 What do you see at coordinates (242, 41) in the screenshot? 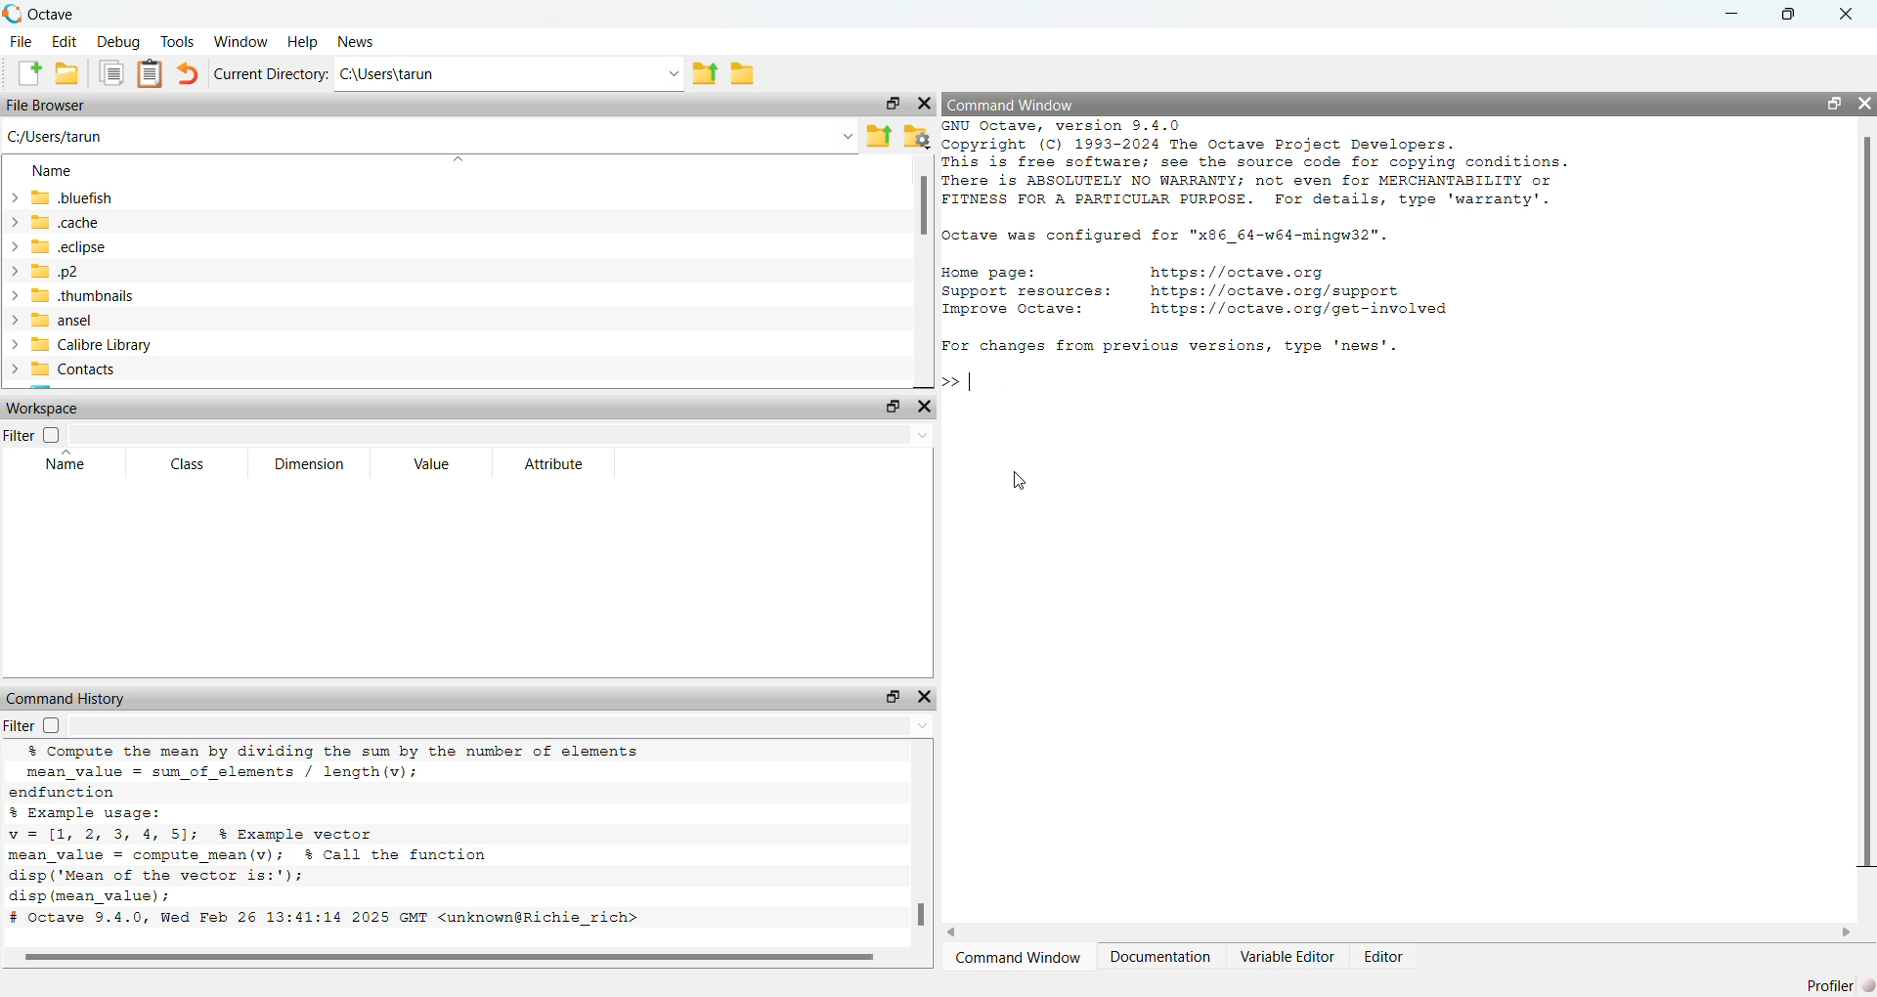
I see `window` at bounding box center [242, 41].